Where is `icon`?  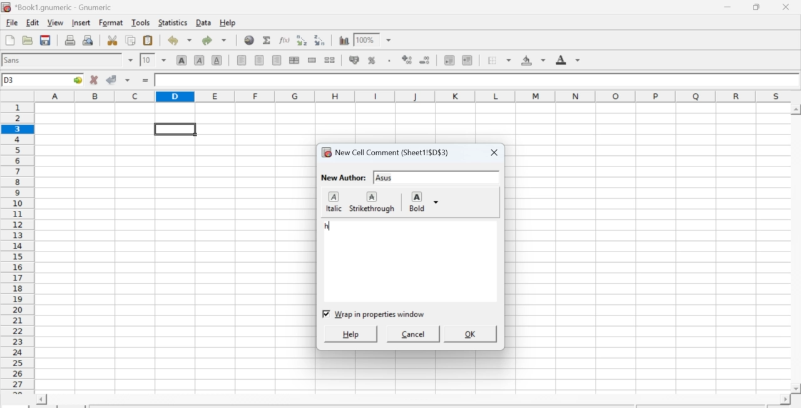 icon is located at coordinates (6, 7).